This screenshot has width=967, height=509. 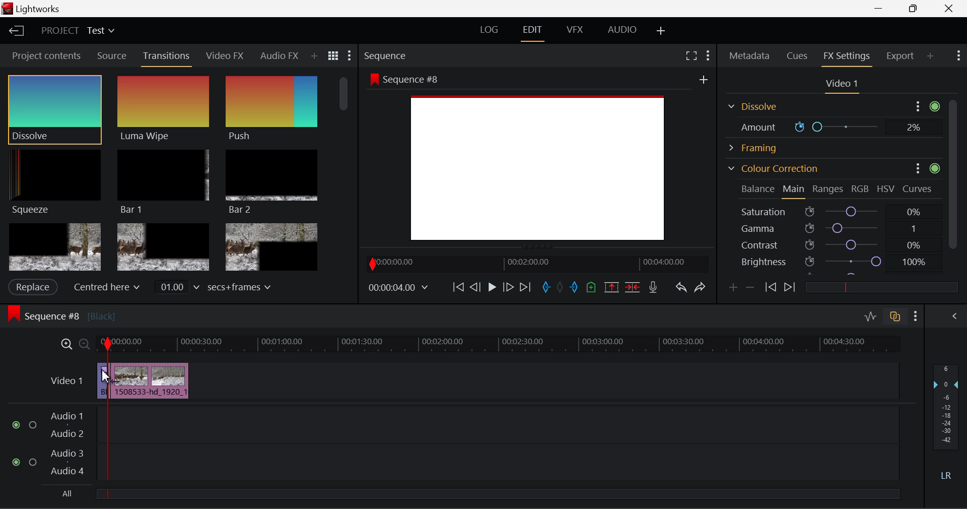 I want to click on Luma Wipe, so click(x=161, y=109).